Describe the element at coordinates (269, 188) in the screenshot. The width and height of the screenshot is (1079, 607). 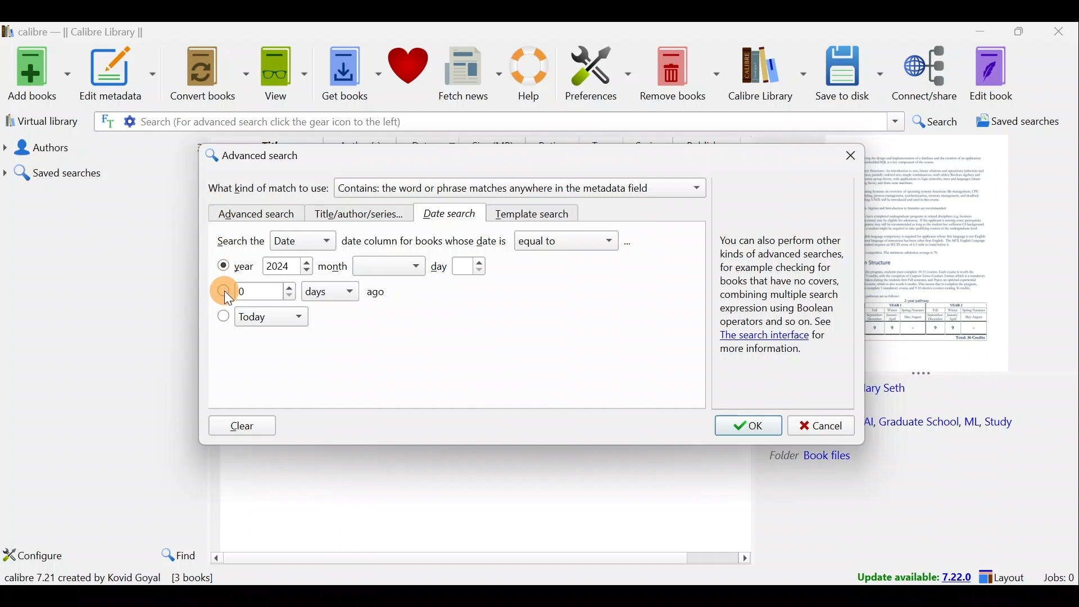
I see `What kind of match to use:` at that location.